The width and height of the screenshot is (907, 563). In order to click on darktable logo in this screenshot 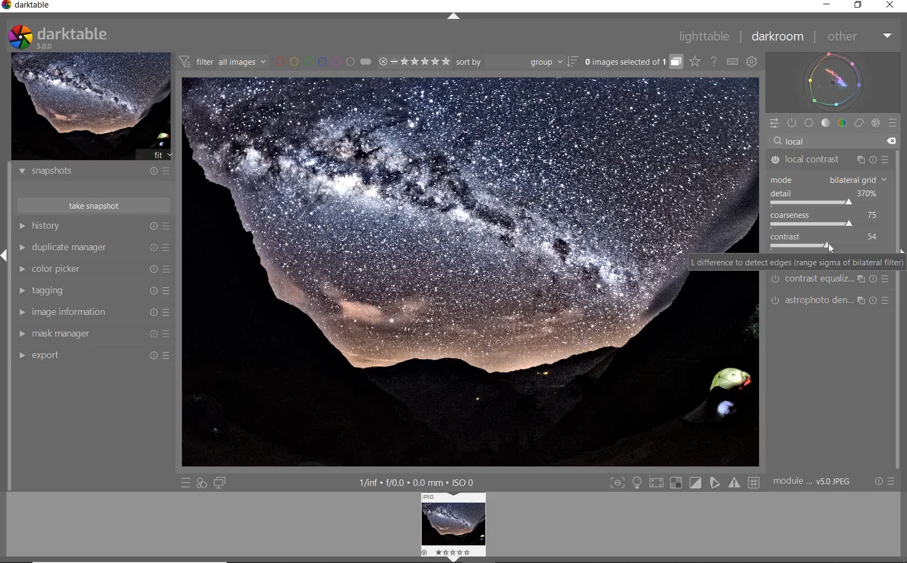, I will do `click(17, 37)`.